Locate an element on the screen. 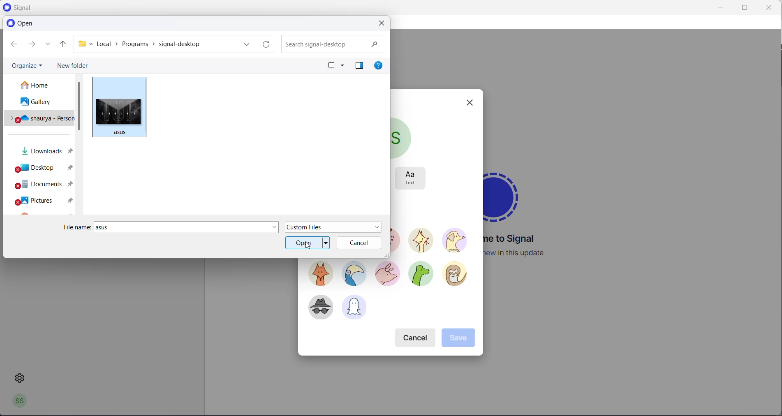 Image resolution: width=782 pixels, height=416 pixels. maximize is located at coordinates (743, 8).